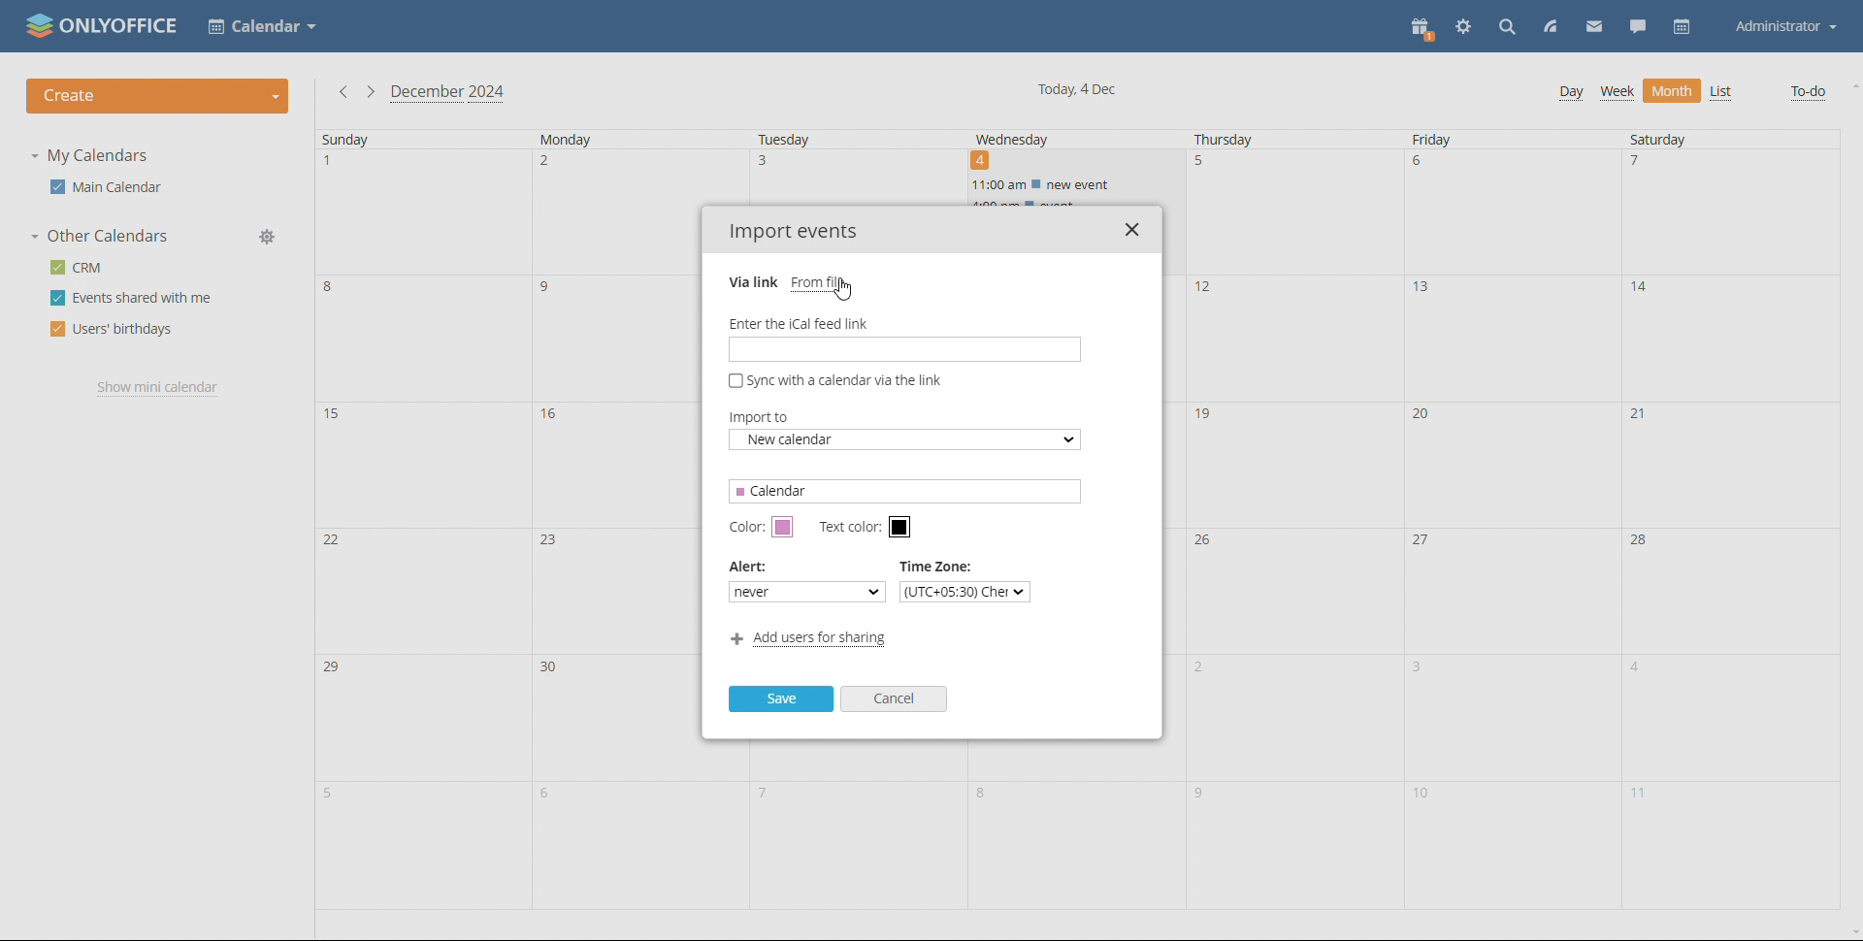  I want to click on color:, so click(745, 527).